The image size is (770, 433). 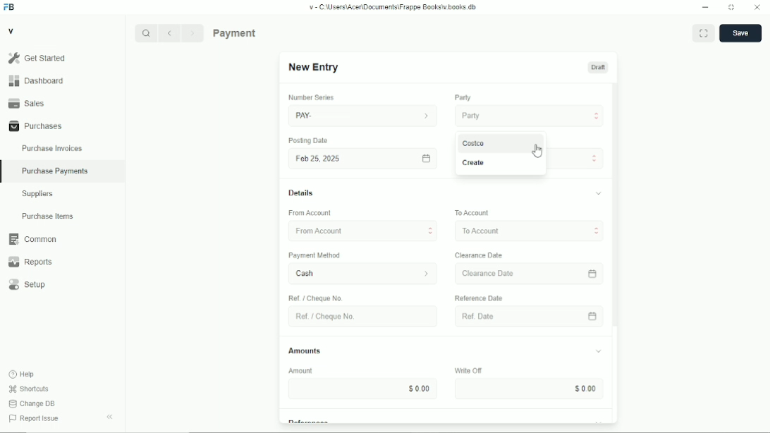 What do you see at coordinates (757, 7) in the screenshot?
I see `Close` at bounding box center [757, 7].